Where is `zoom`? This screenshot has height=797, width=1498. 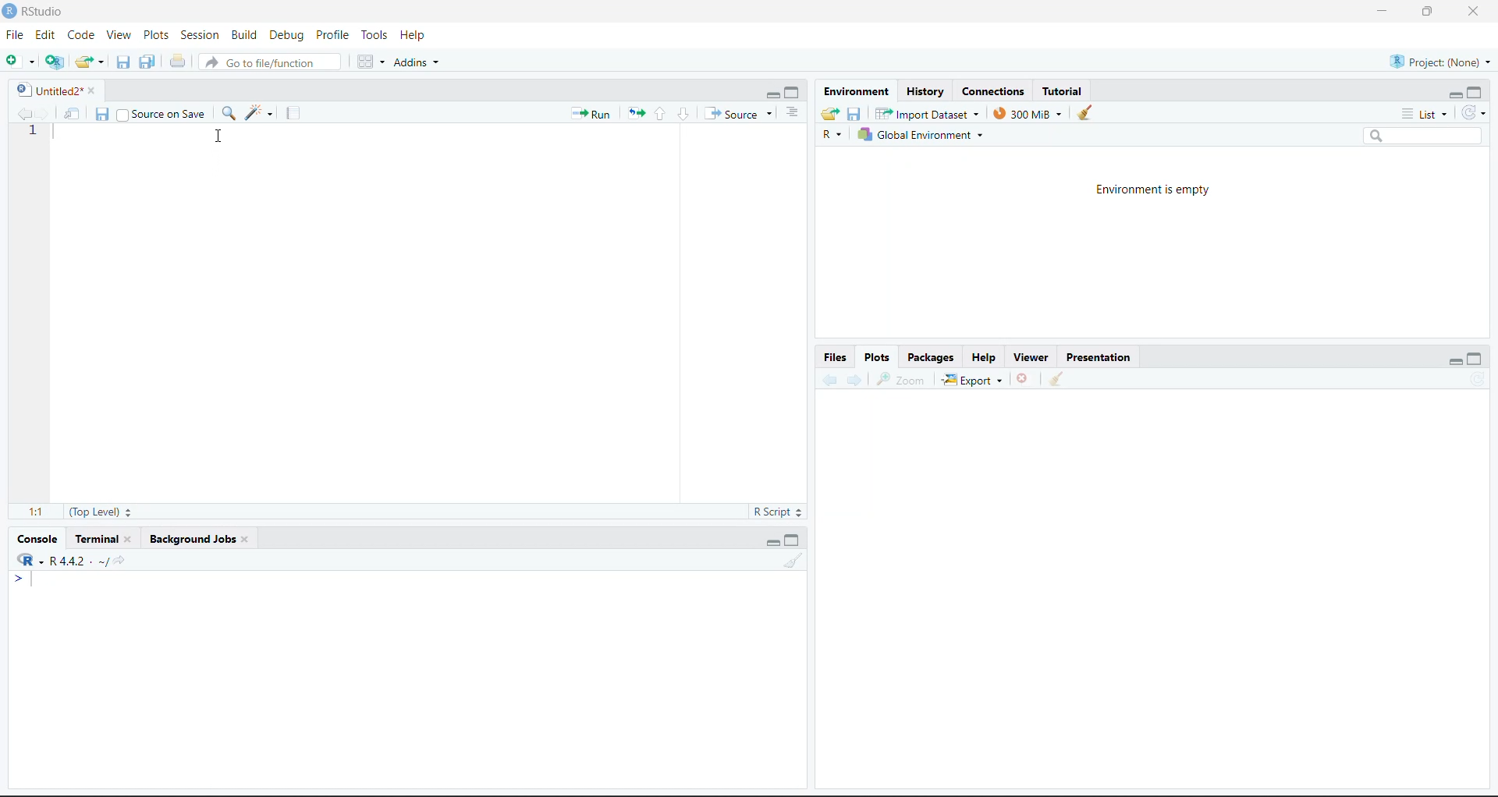
zoom is located at coordinates (904, 379).